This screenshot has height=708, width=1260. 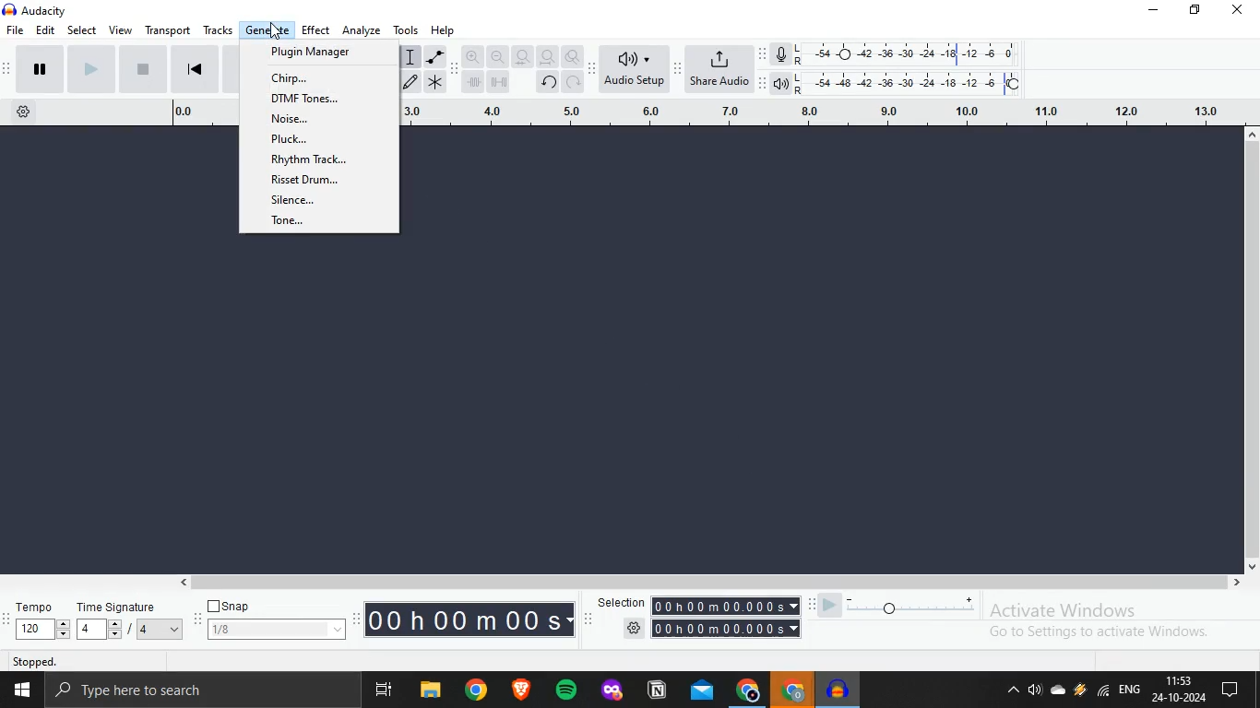 What do you see at coordinates (306, 143) in the screenshot?
I see `pluck..` at bounding box center [306, 143].